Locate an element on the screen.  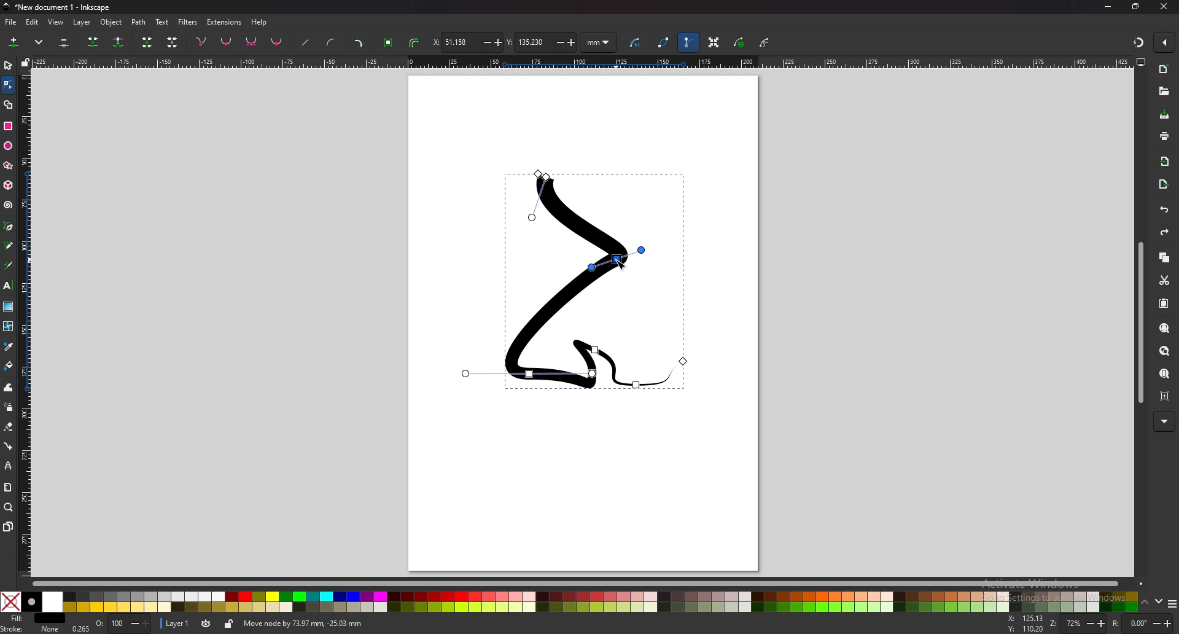
zoom center page is located at coordinates (1164, 396).